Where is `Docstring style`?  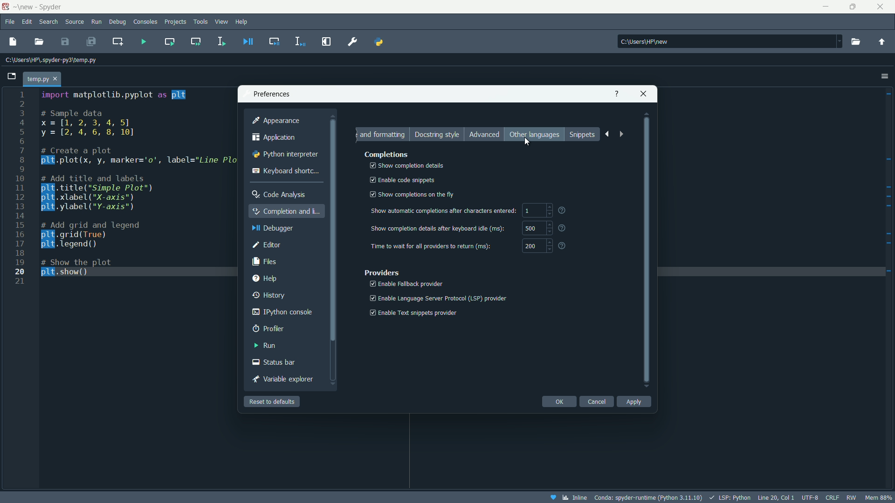
Docstring style is located at coordinates (434, 135).